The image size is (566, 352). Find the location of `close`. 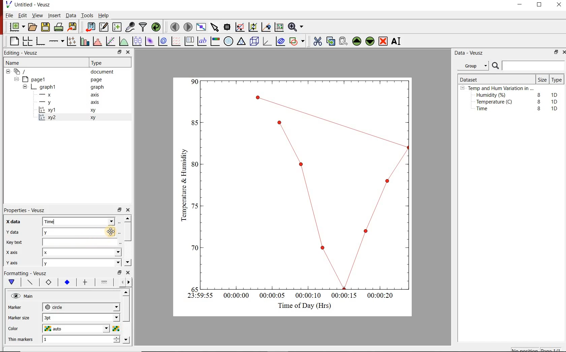

close is located at coordinates (559, 5).